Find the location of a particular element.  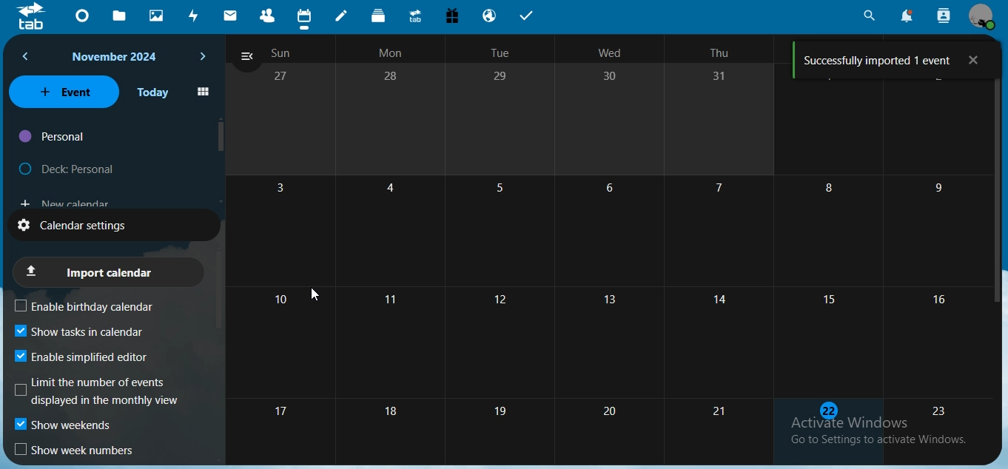

mail is located at coordinates (232, 14).